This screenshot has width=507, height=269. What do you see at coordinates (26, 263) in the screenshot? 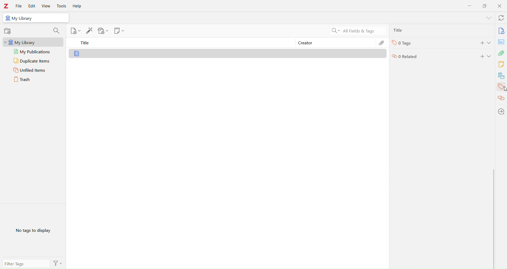
I see `Filter Tags` at bounding box center [26, 263].